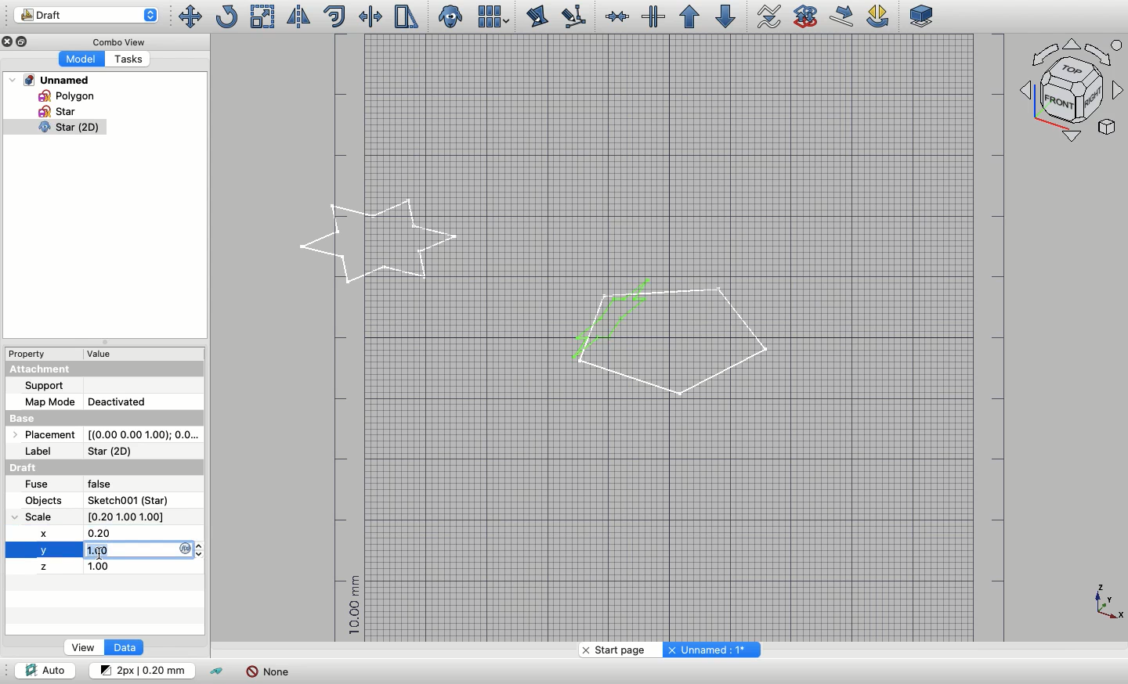  What do you see at coordinates (372, 16) in the screenshot?
I see `Trimex` at bounding box center [372, 16].